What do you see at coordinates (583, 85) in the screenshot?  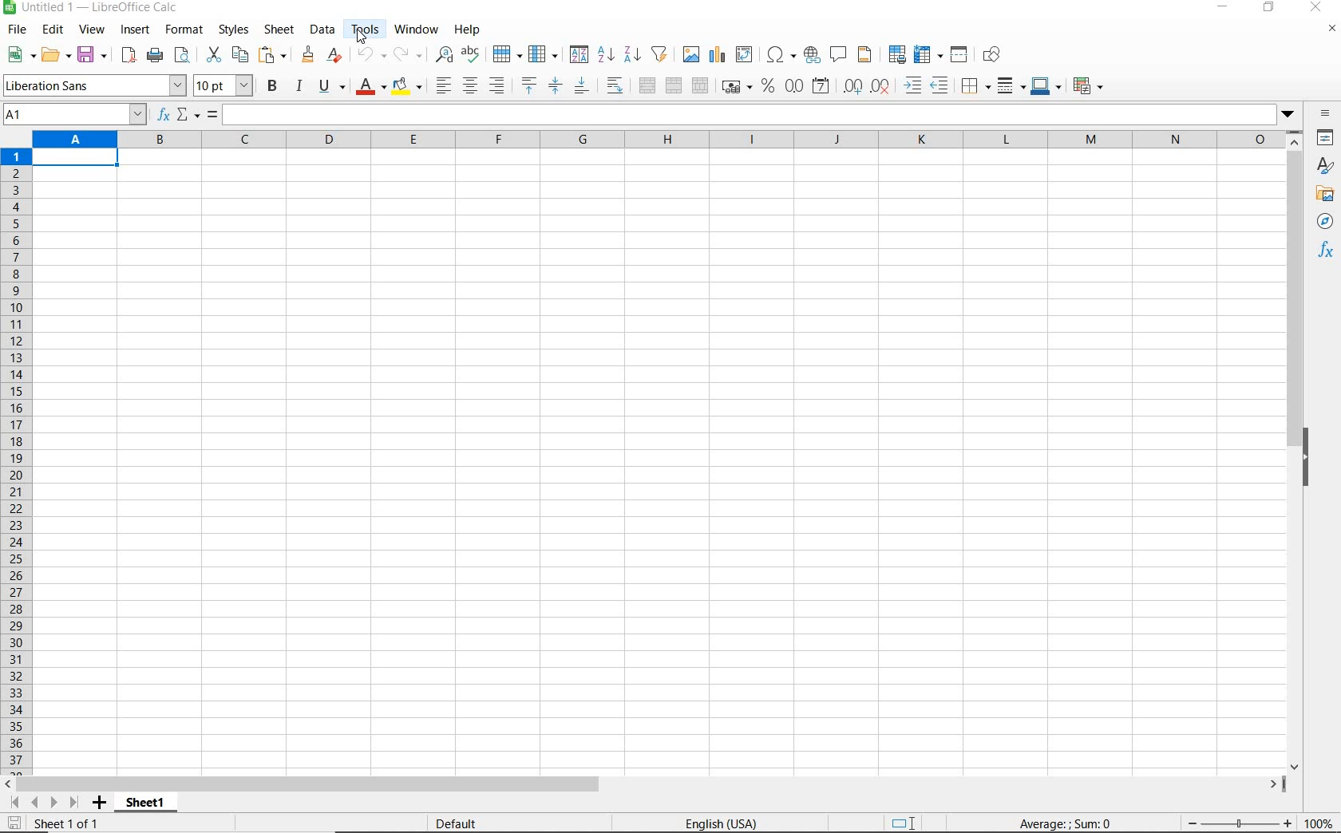 I see `align bottom` at bounding box center [583, 85].